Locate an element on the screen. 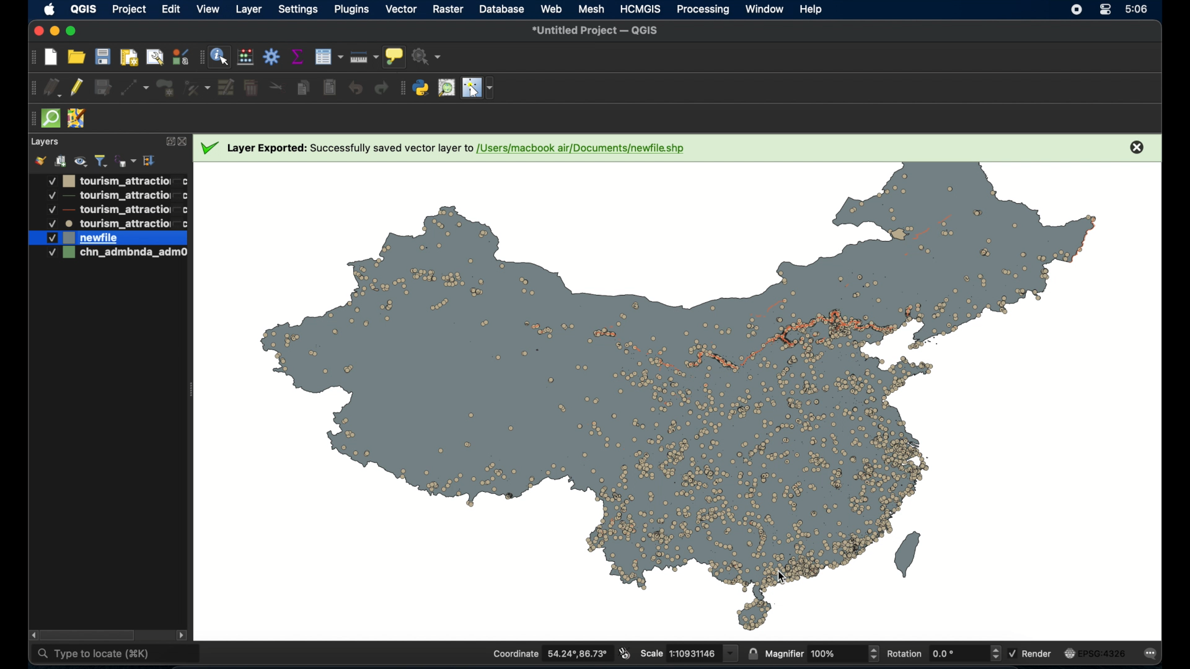 The image size is (1190, 669). digitize with segment is located at coordinates (135, 88).